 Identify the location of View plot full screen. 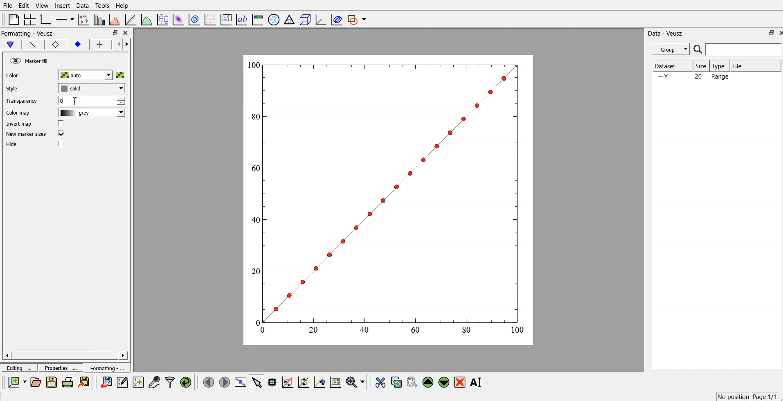
(241, 382).